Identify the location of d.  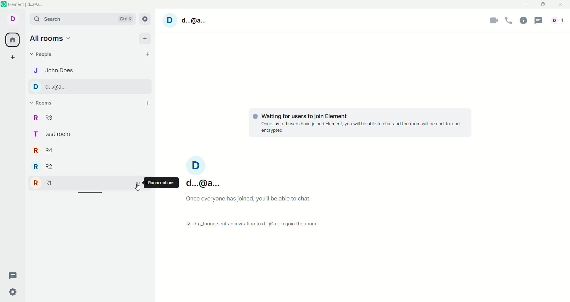
(12, 20).